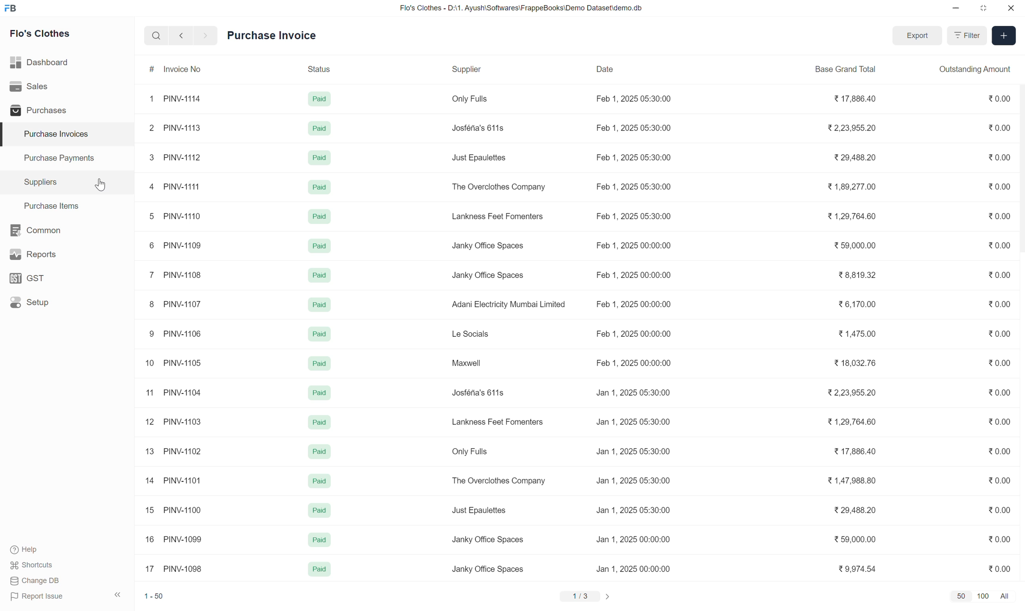  What do you see at coordinates (501, 481) in the screenshot?
I see `The Overclothes Company` at bounding box center [501, 481].